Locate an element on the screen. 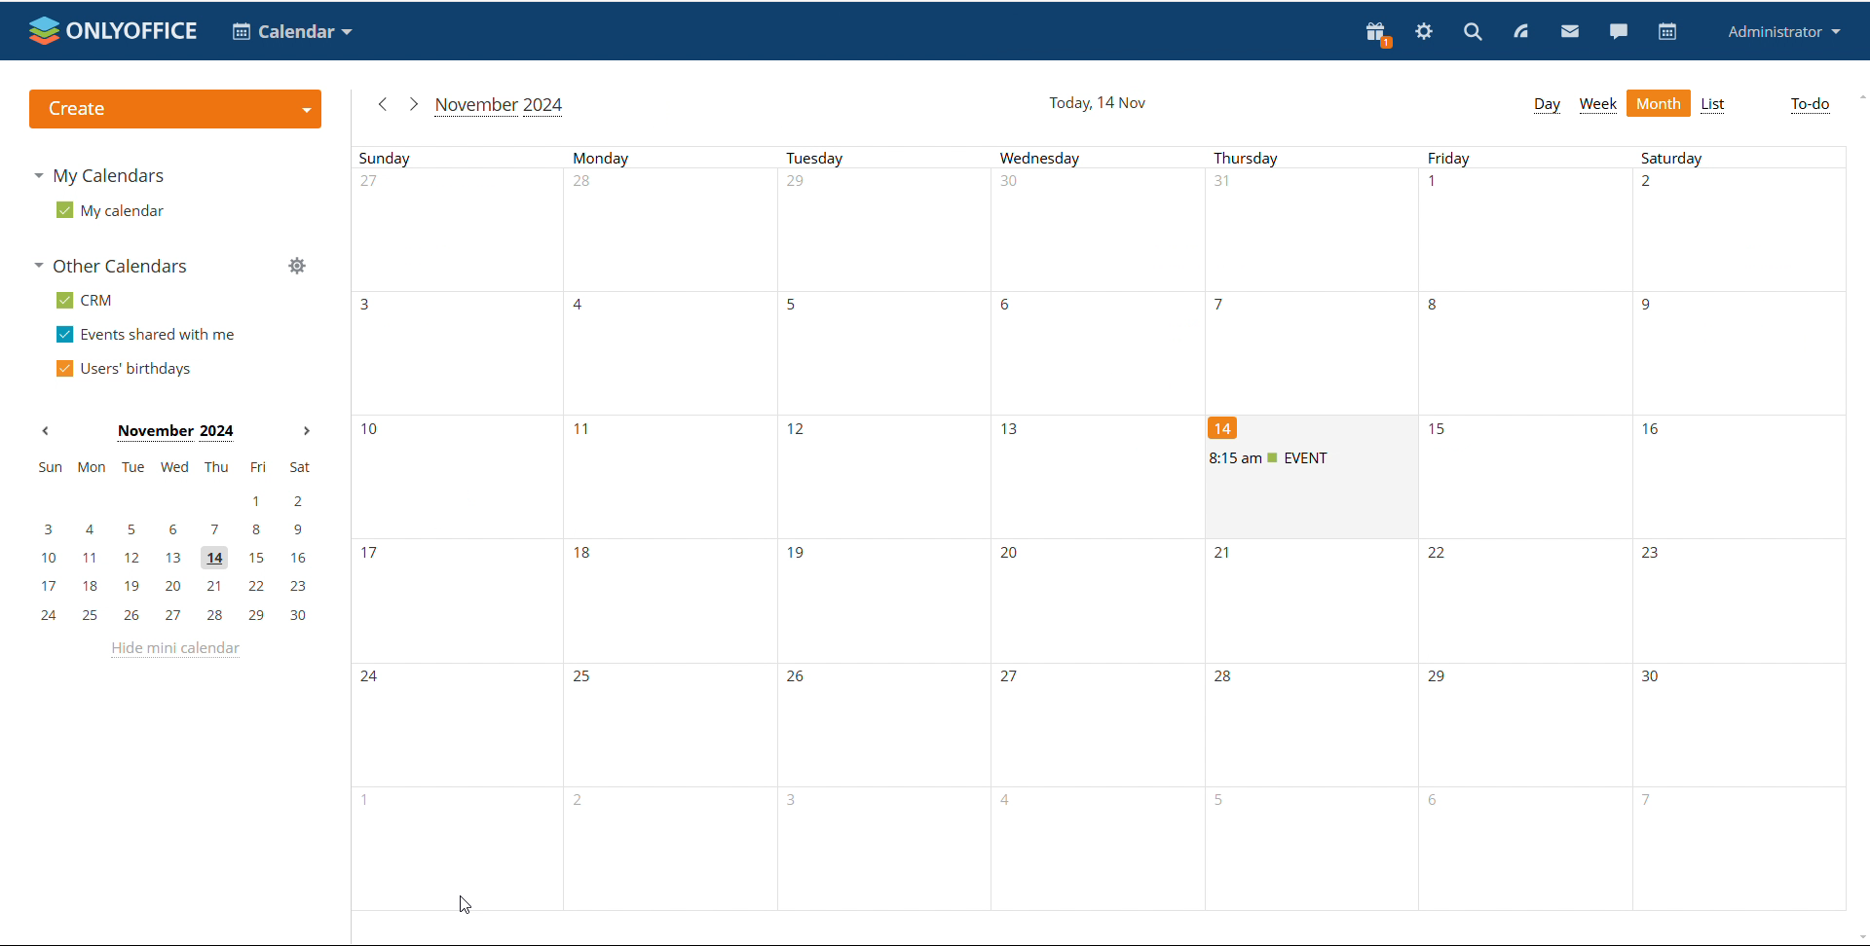  scroll down is located at coordinates (1858, 938).